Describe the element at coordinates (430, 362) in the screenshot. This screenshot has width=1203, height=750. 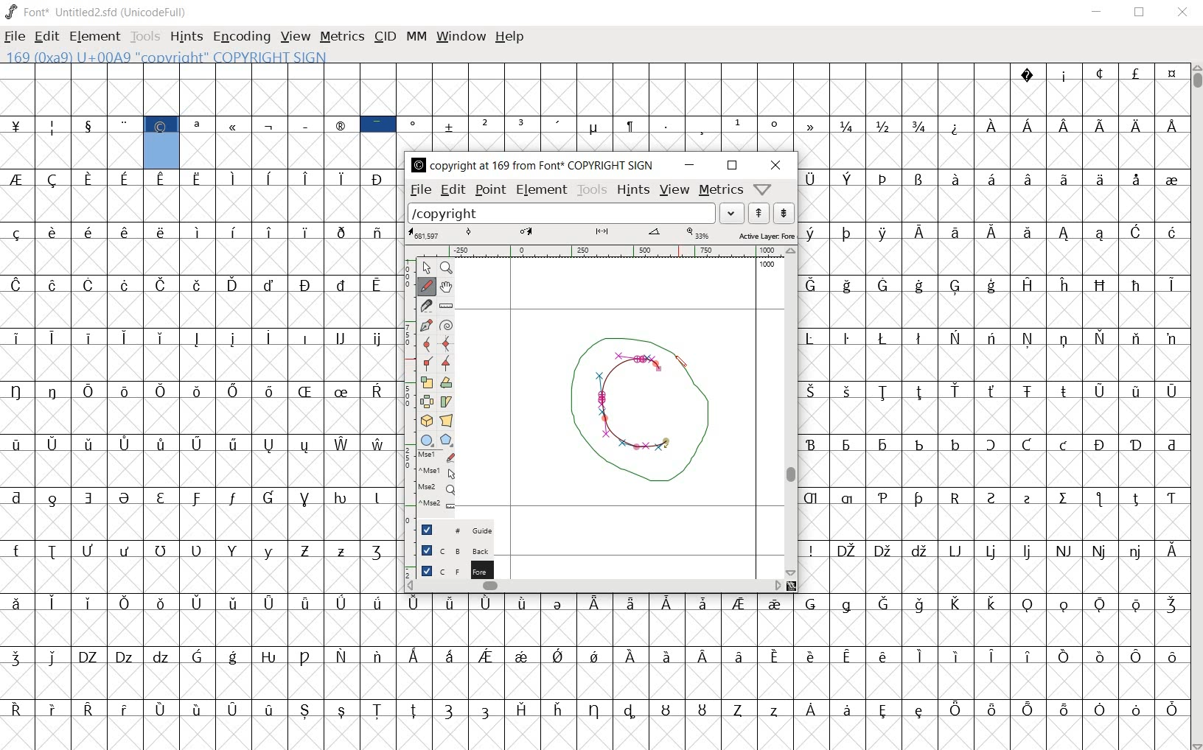
I see `Add a corner point` at that location.